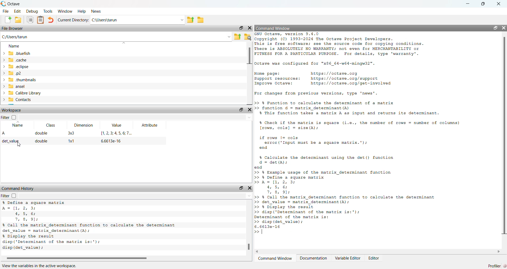  What do you see at coordinates (12, 111) in the screenshot?
I see `workspace` at bounding box center [12, 111].